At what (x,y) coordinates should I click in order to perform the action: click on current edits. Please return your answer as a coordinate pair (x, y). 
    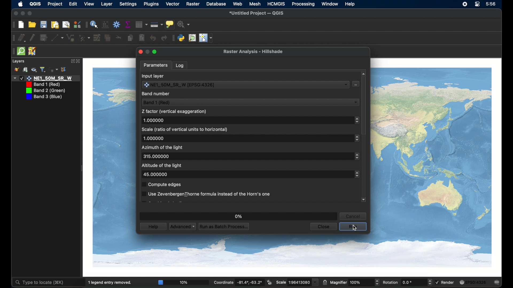
    Looking at the image, I should click on (22, 38).